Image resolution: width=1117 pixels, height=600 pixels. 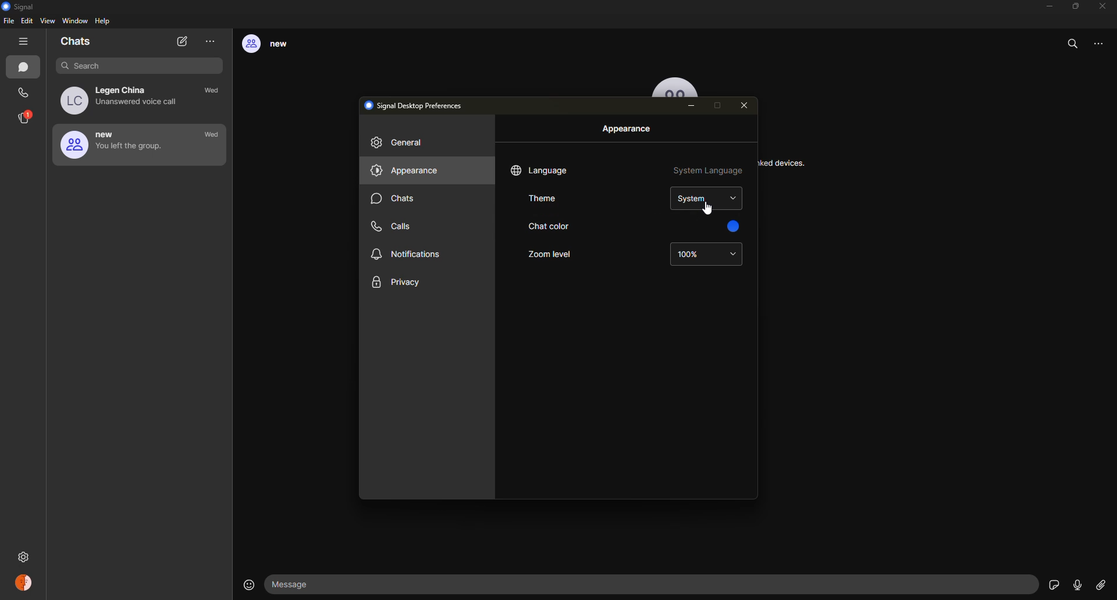 I want to click on search, so click(x=131, y=65).